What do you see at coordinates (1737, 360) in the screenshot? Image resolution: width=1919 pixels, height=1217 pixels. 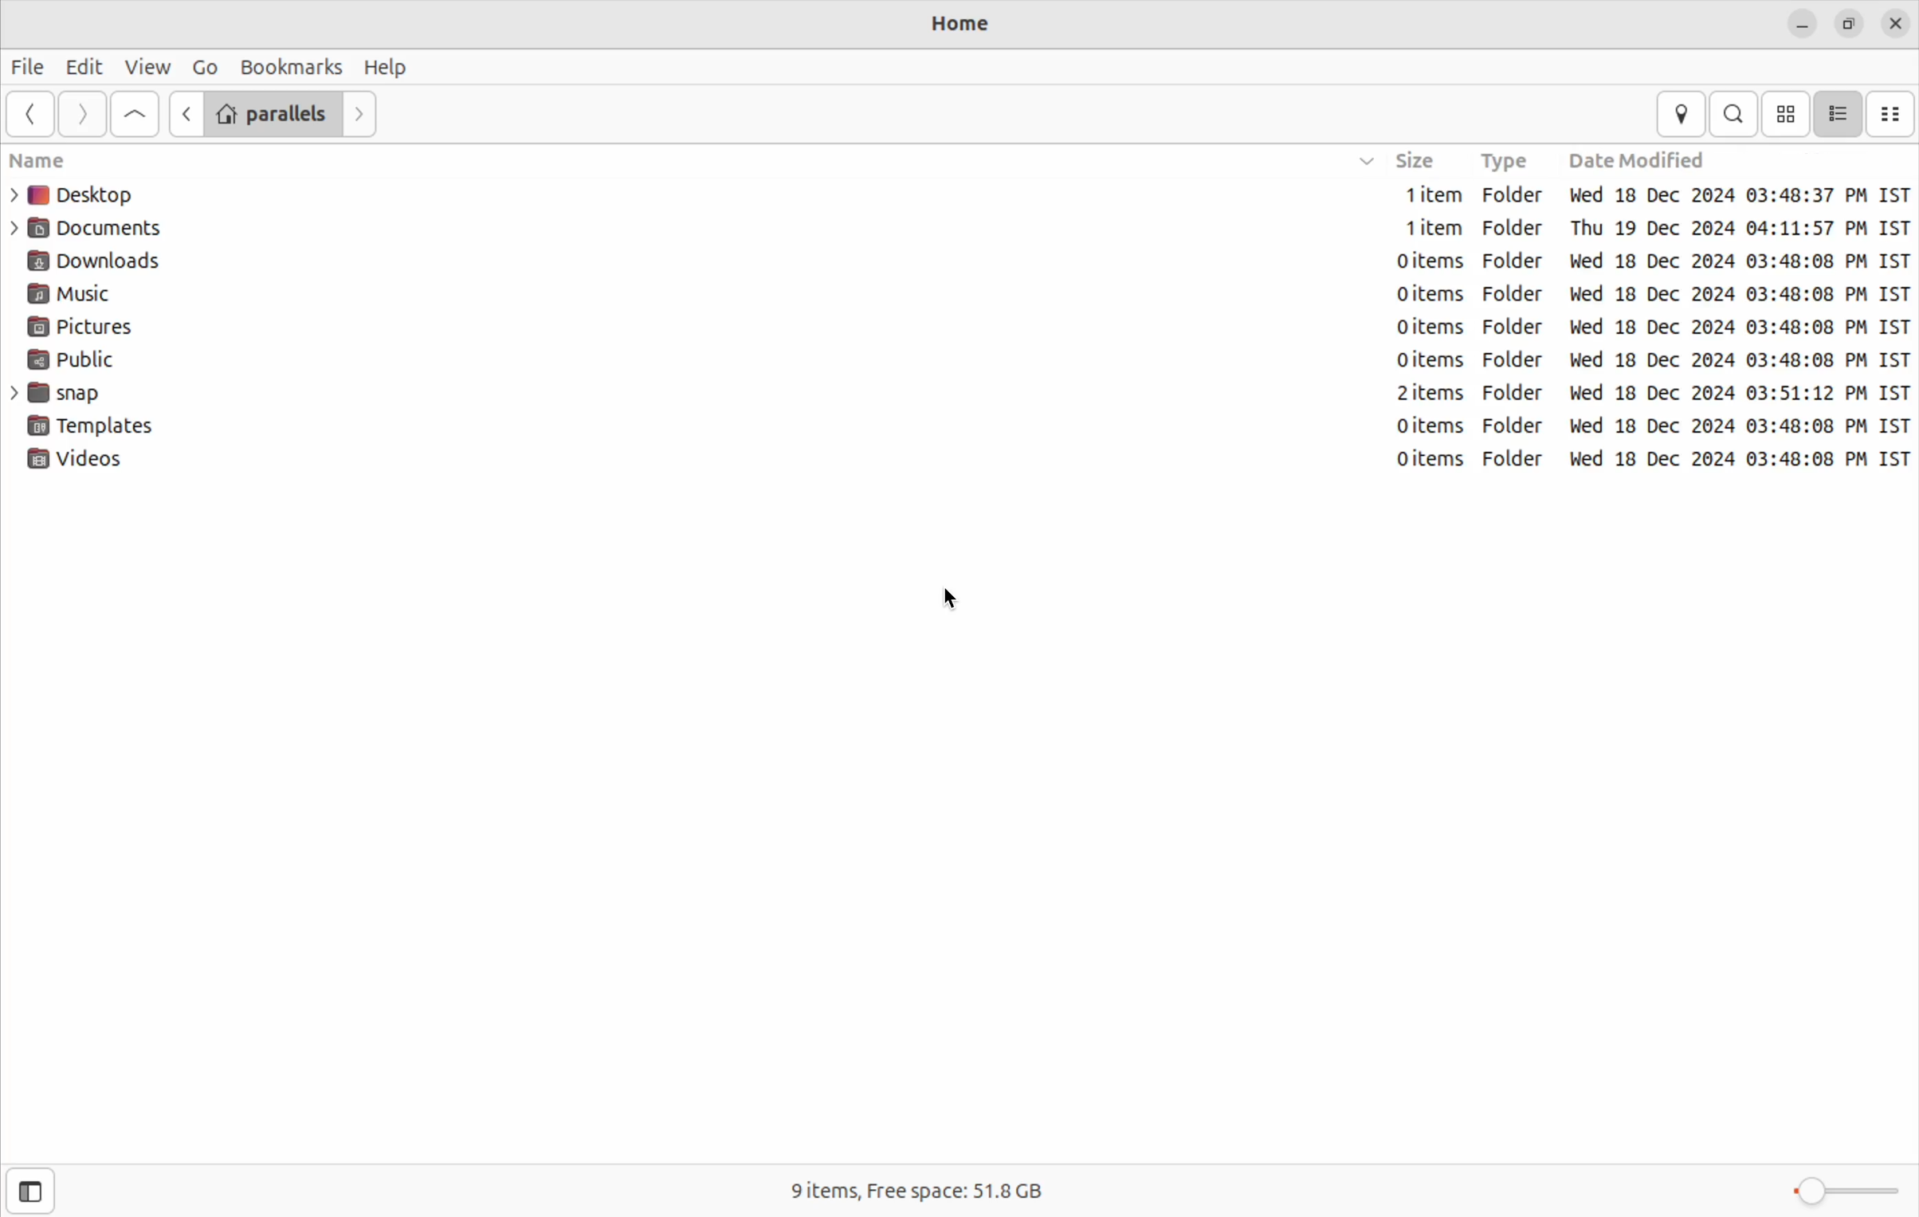 I see `Wed 18 Dec 2024 03:48:08 PM IST` at bounding box center [1737, 360].